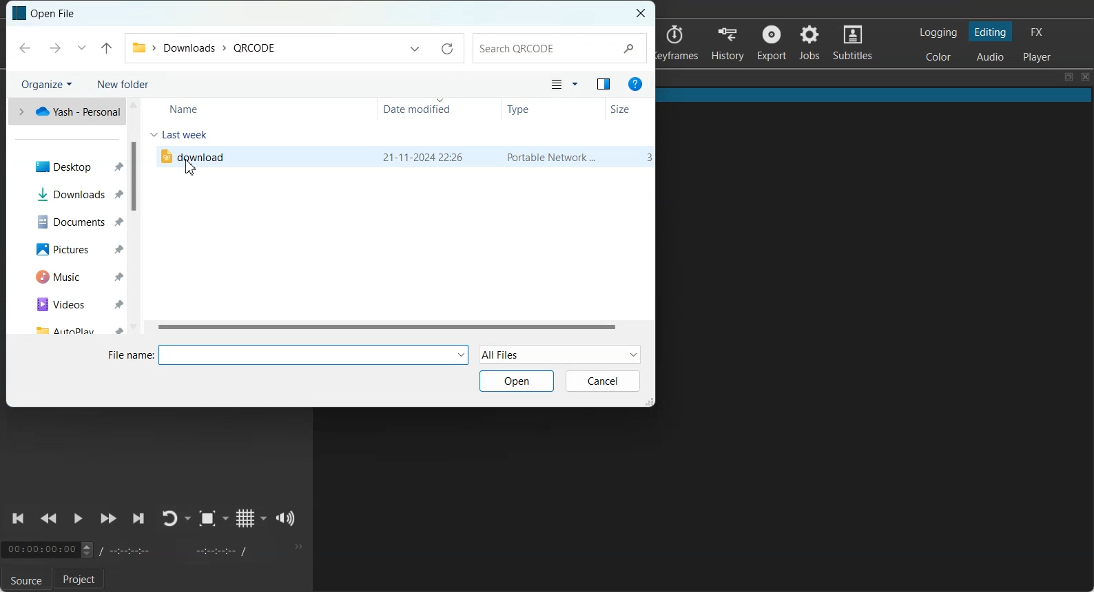 This screenshot has width=1094, height=592. Describe the element at coordinates (533, 108) in the screenshot. I see `Type` at that location.